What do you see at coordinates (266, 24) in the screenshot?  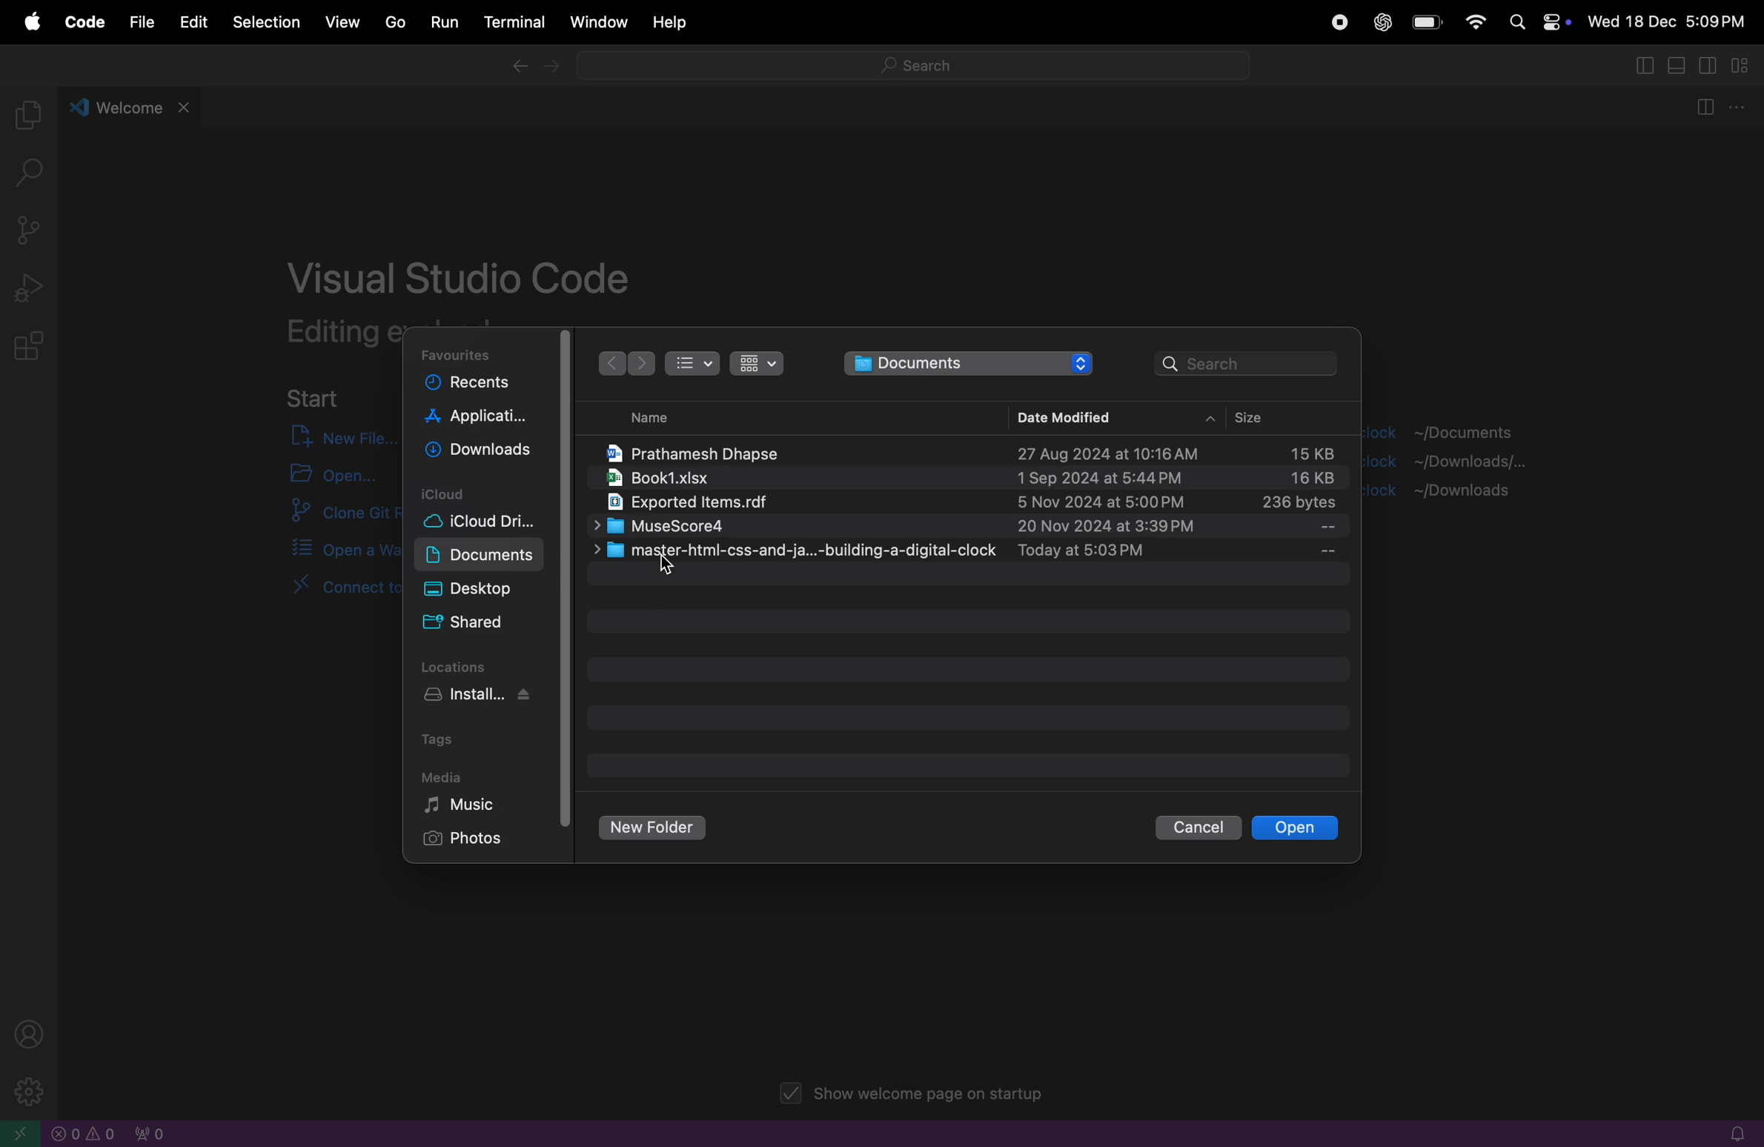 I see `selection` at bounding box center [266, 24].